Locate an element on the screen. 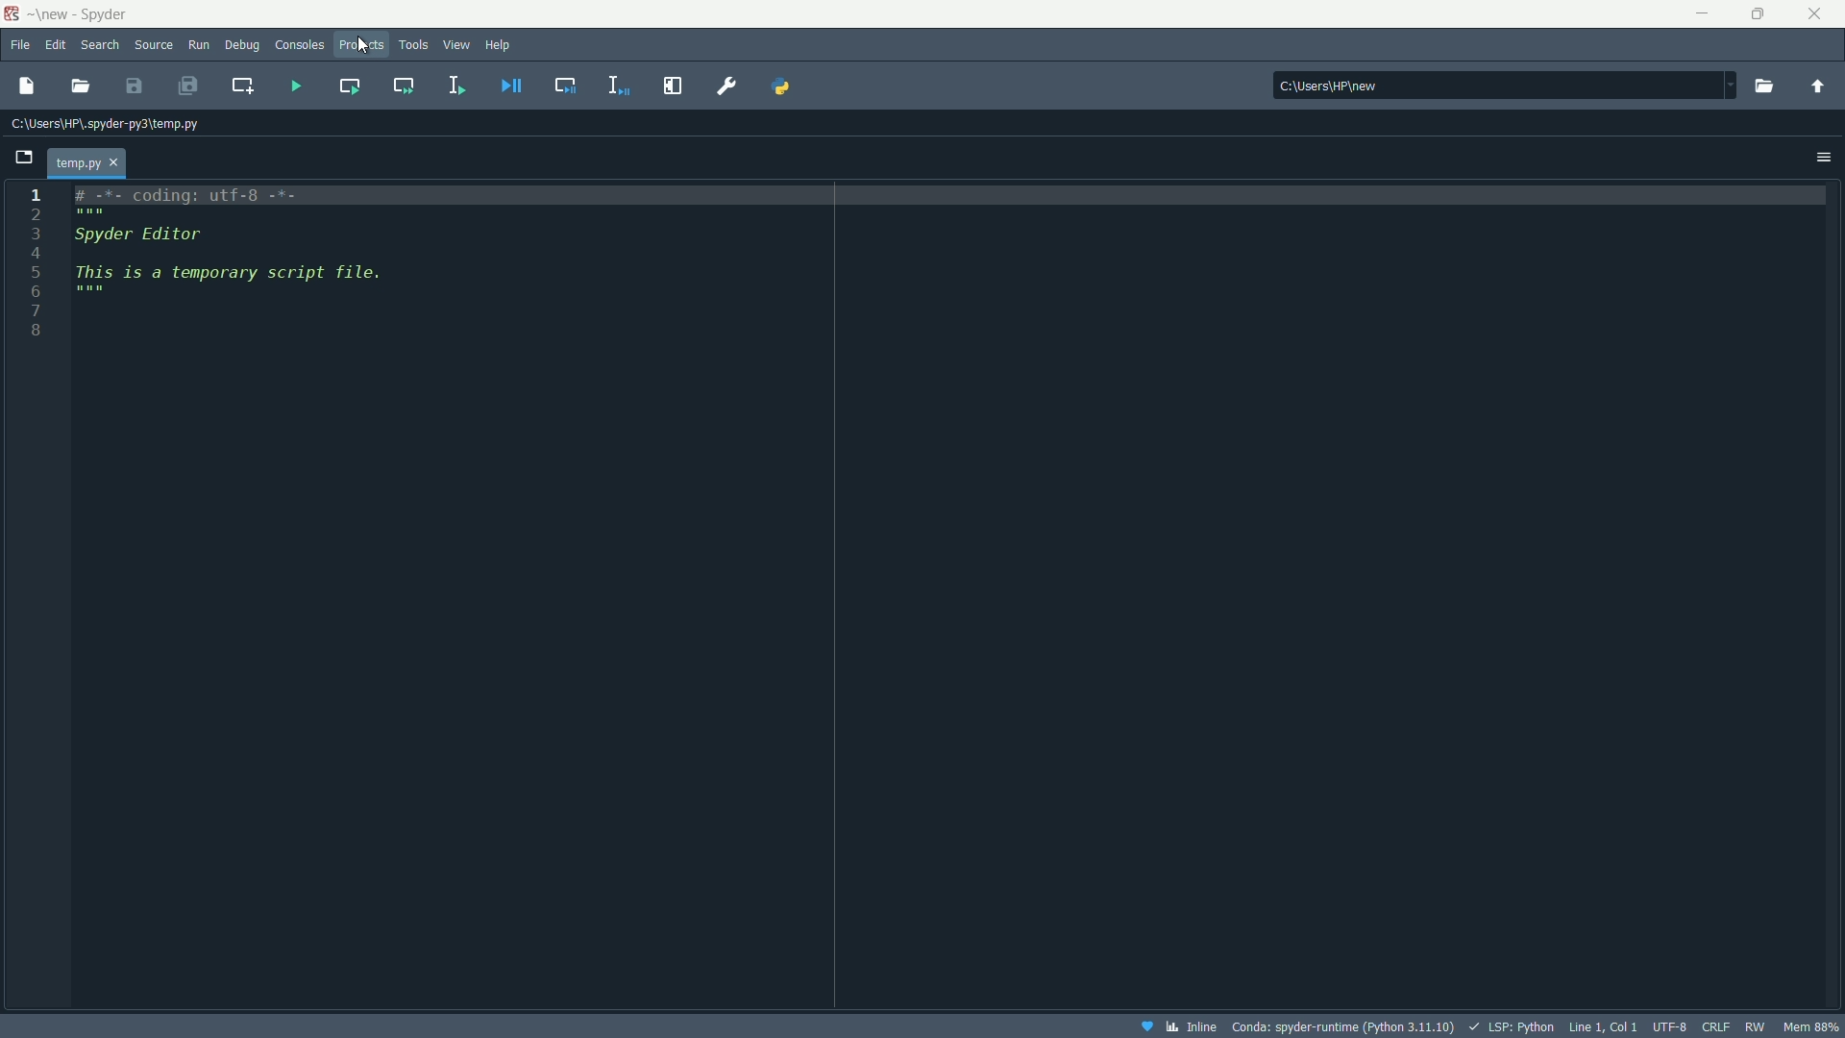  rw is located at coordinates (1758, 1026).